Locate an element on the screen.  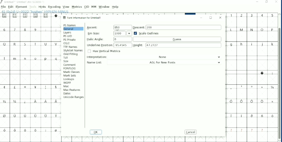
Encoding is located at coordinates (54, 7).